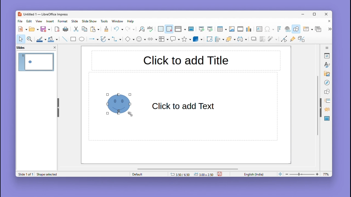 The image size is (351, 197). Describe the element at coordinates (105, 40) in the screenshot. I see `pencil` at that location.